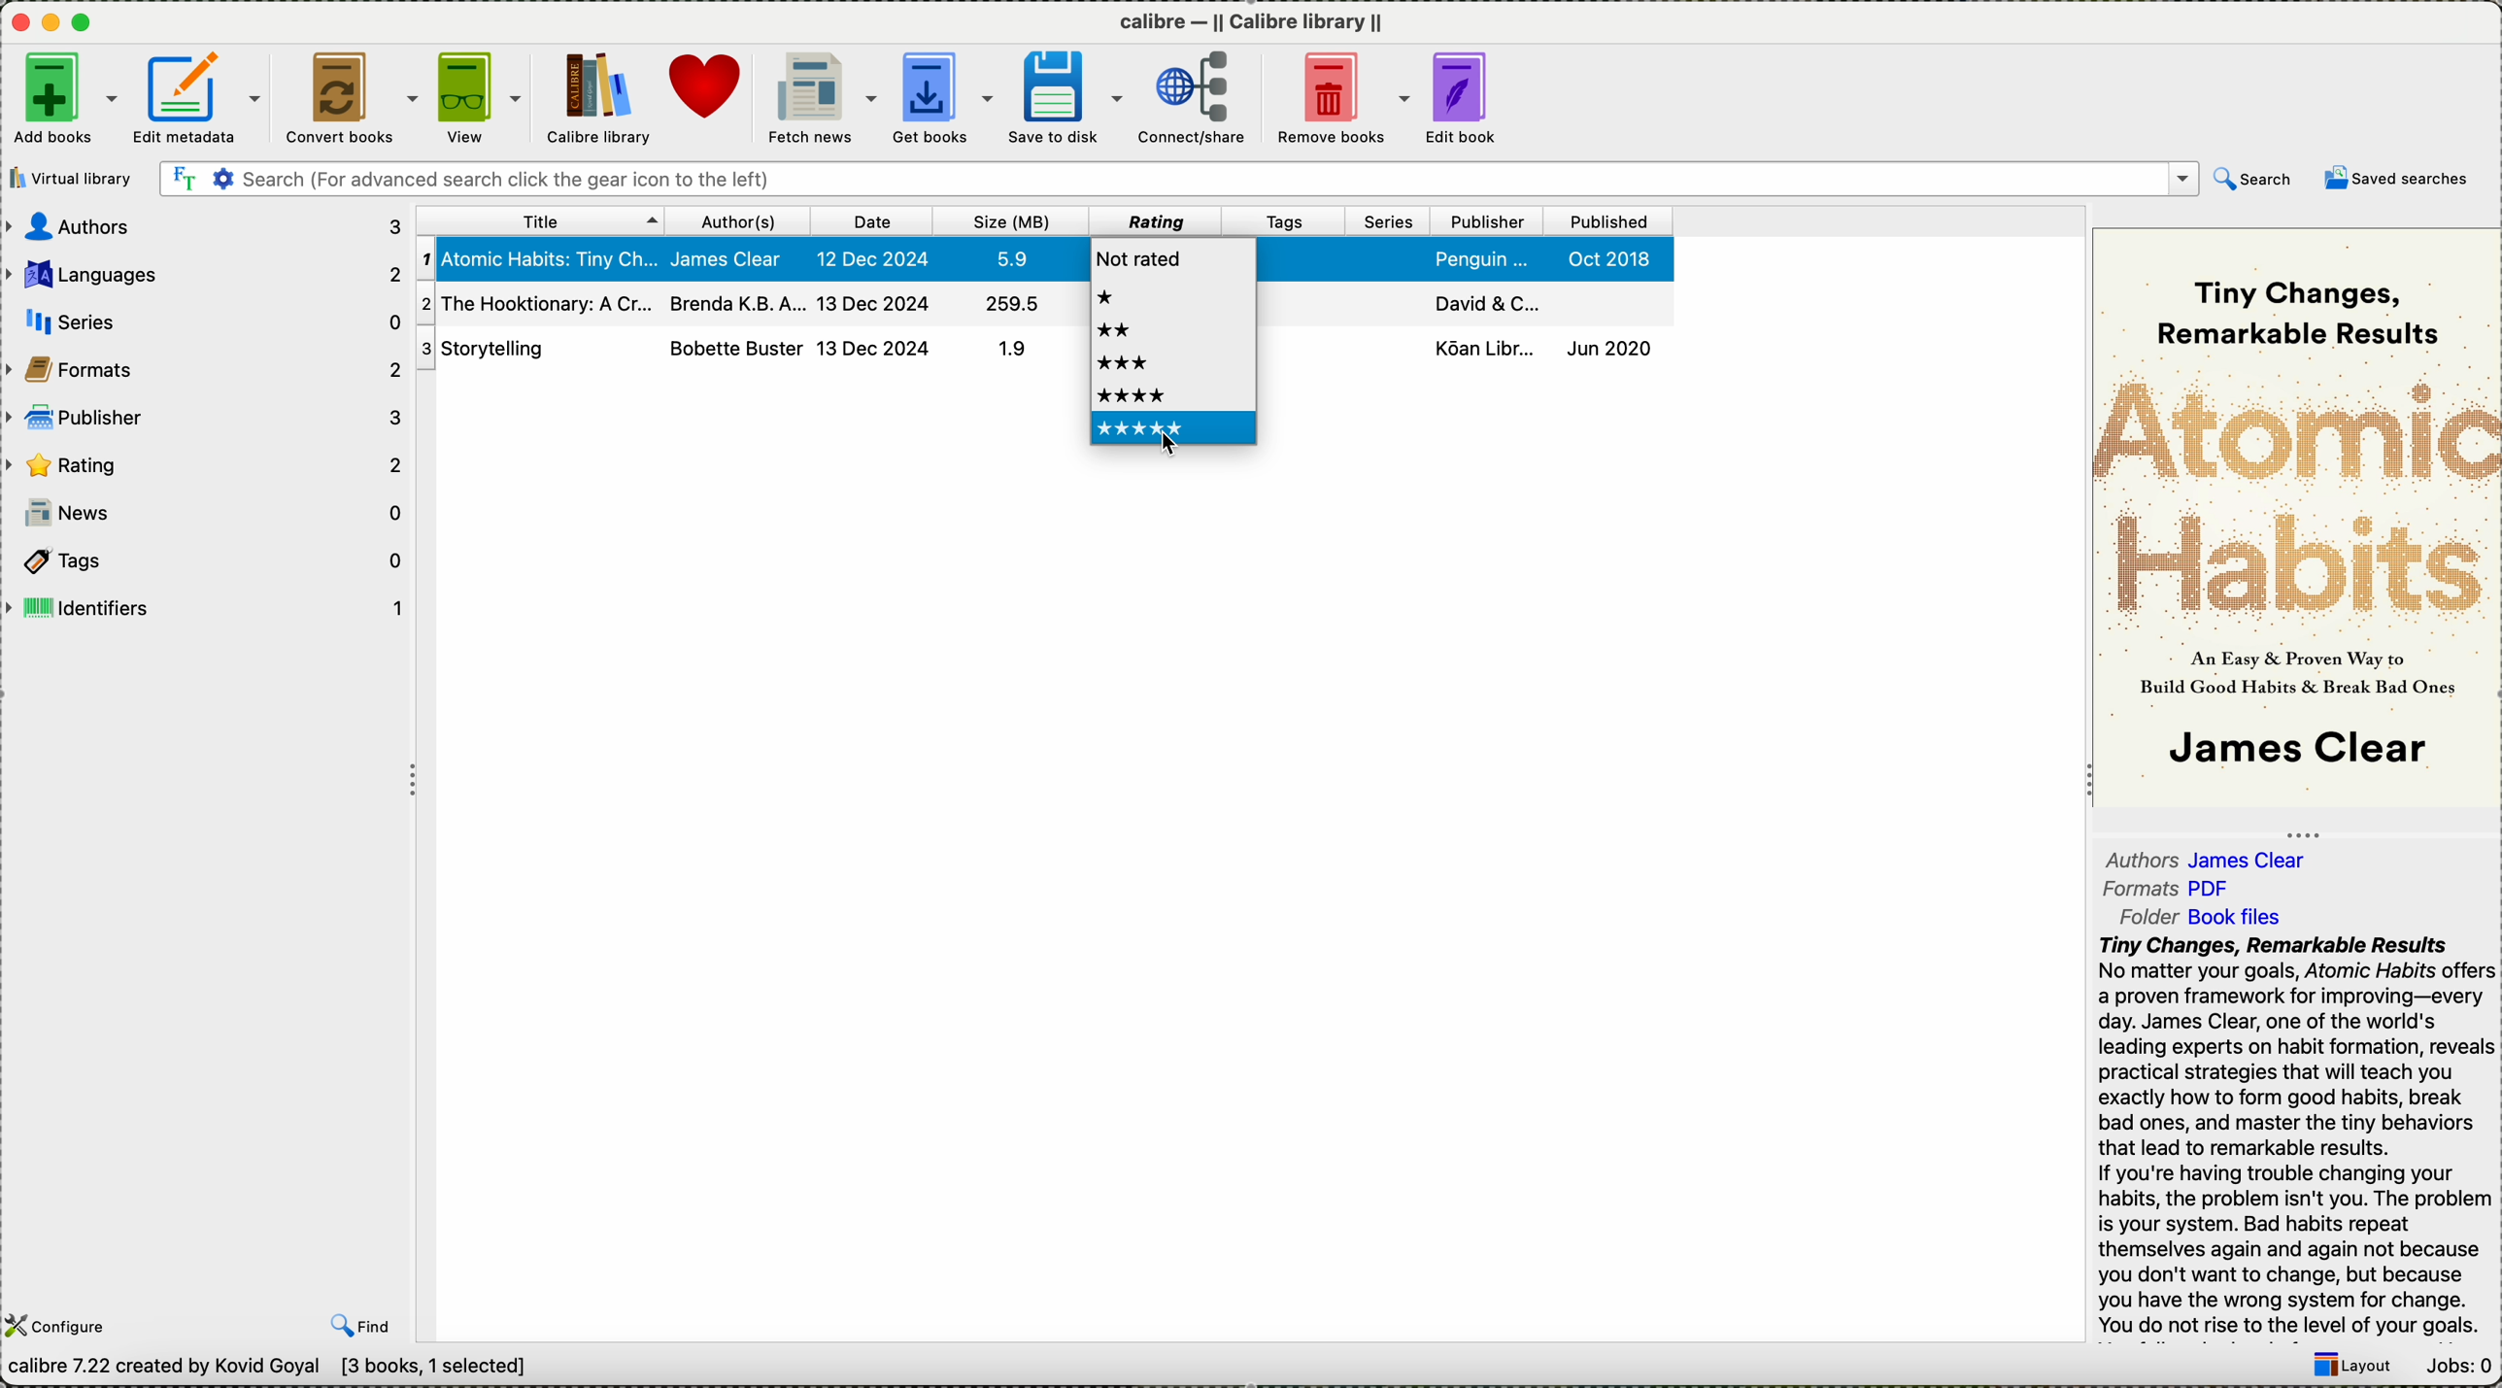  Describe the element at coordinates (705, 87) in the screenshot. I see `donate` at that location.